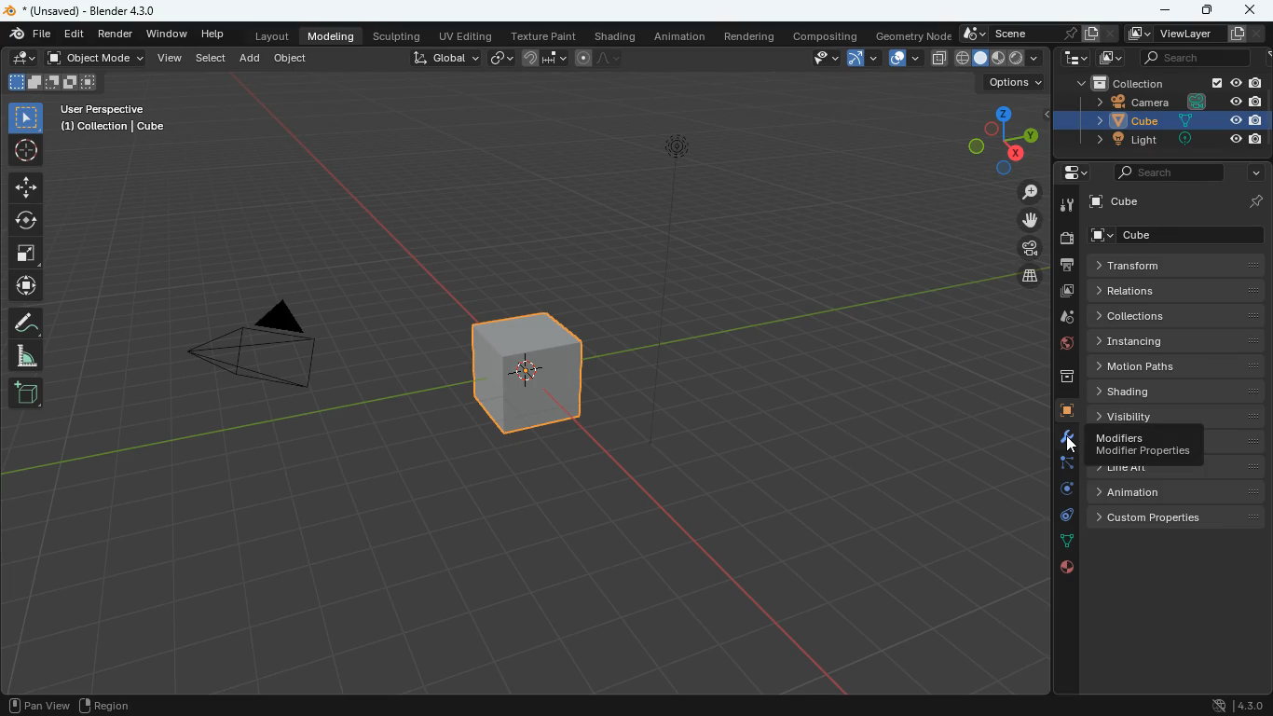  What do you see at coordinates (541, 34) in the screenshot?
I see `texture paint` at bounding box center [541, 34].